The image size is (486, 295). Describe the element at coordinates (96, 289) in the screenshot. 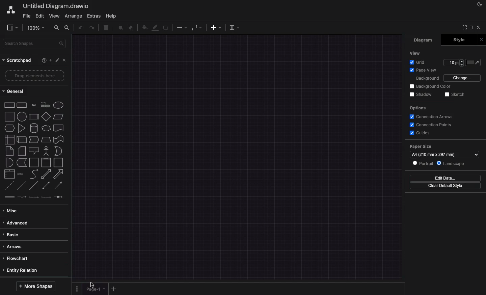

I see `page 1` at that location.